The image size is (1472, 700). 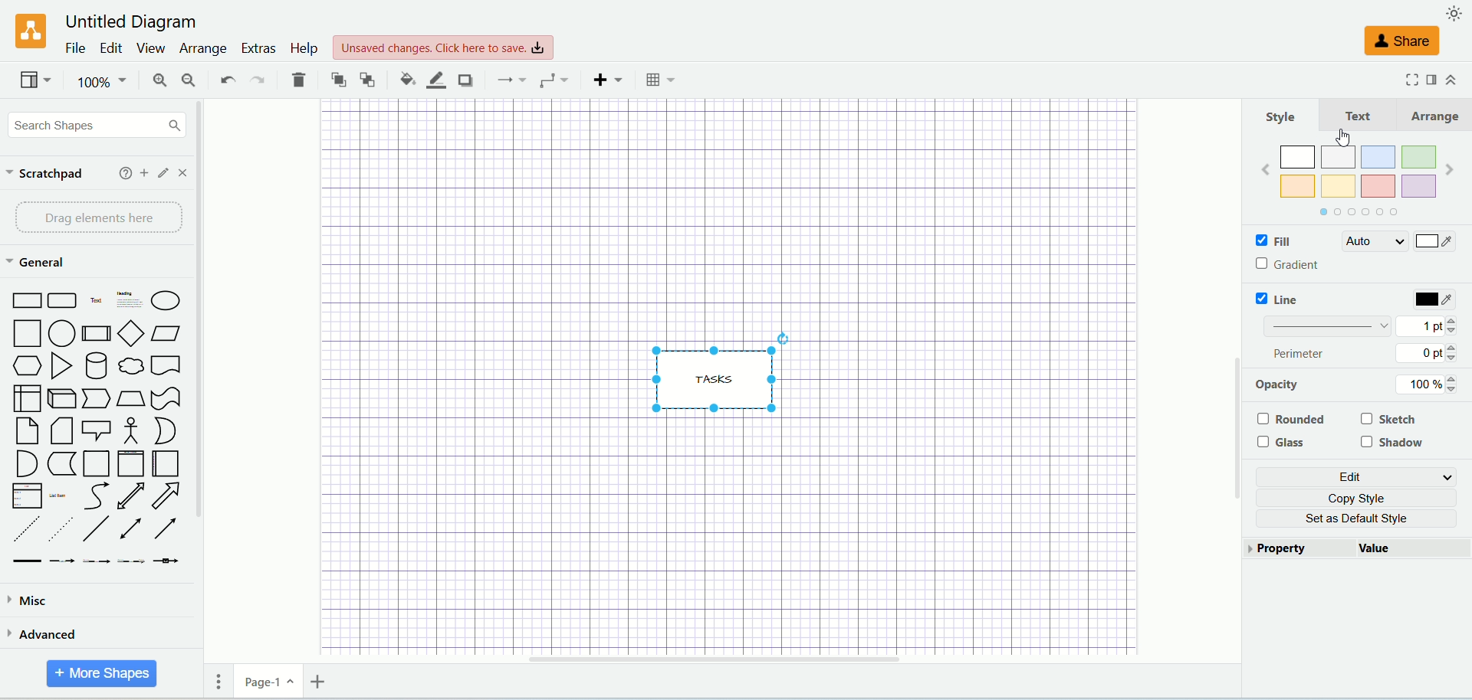 What do you see at coordinates (100, 82) in the screenshot?
I see `100%` at bounding box center [100, 82].